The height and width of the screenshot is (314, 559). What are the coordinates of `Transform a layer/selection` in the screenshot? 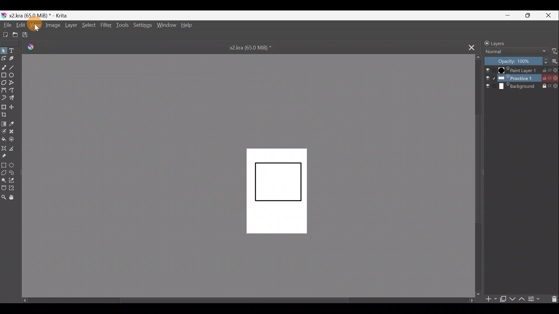 It's located at (4, 108).